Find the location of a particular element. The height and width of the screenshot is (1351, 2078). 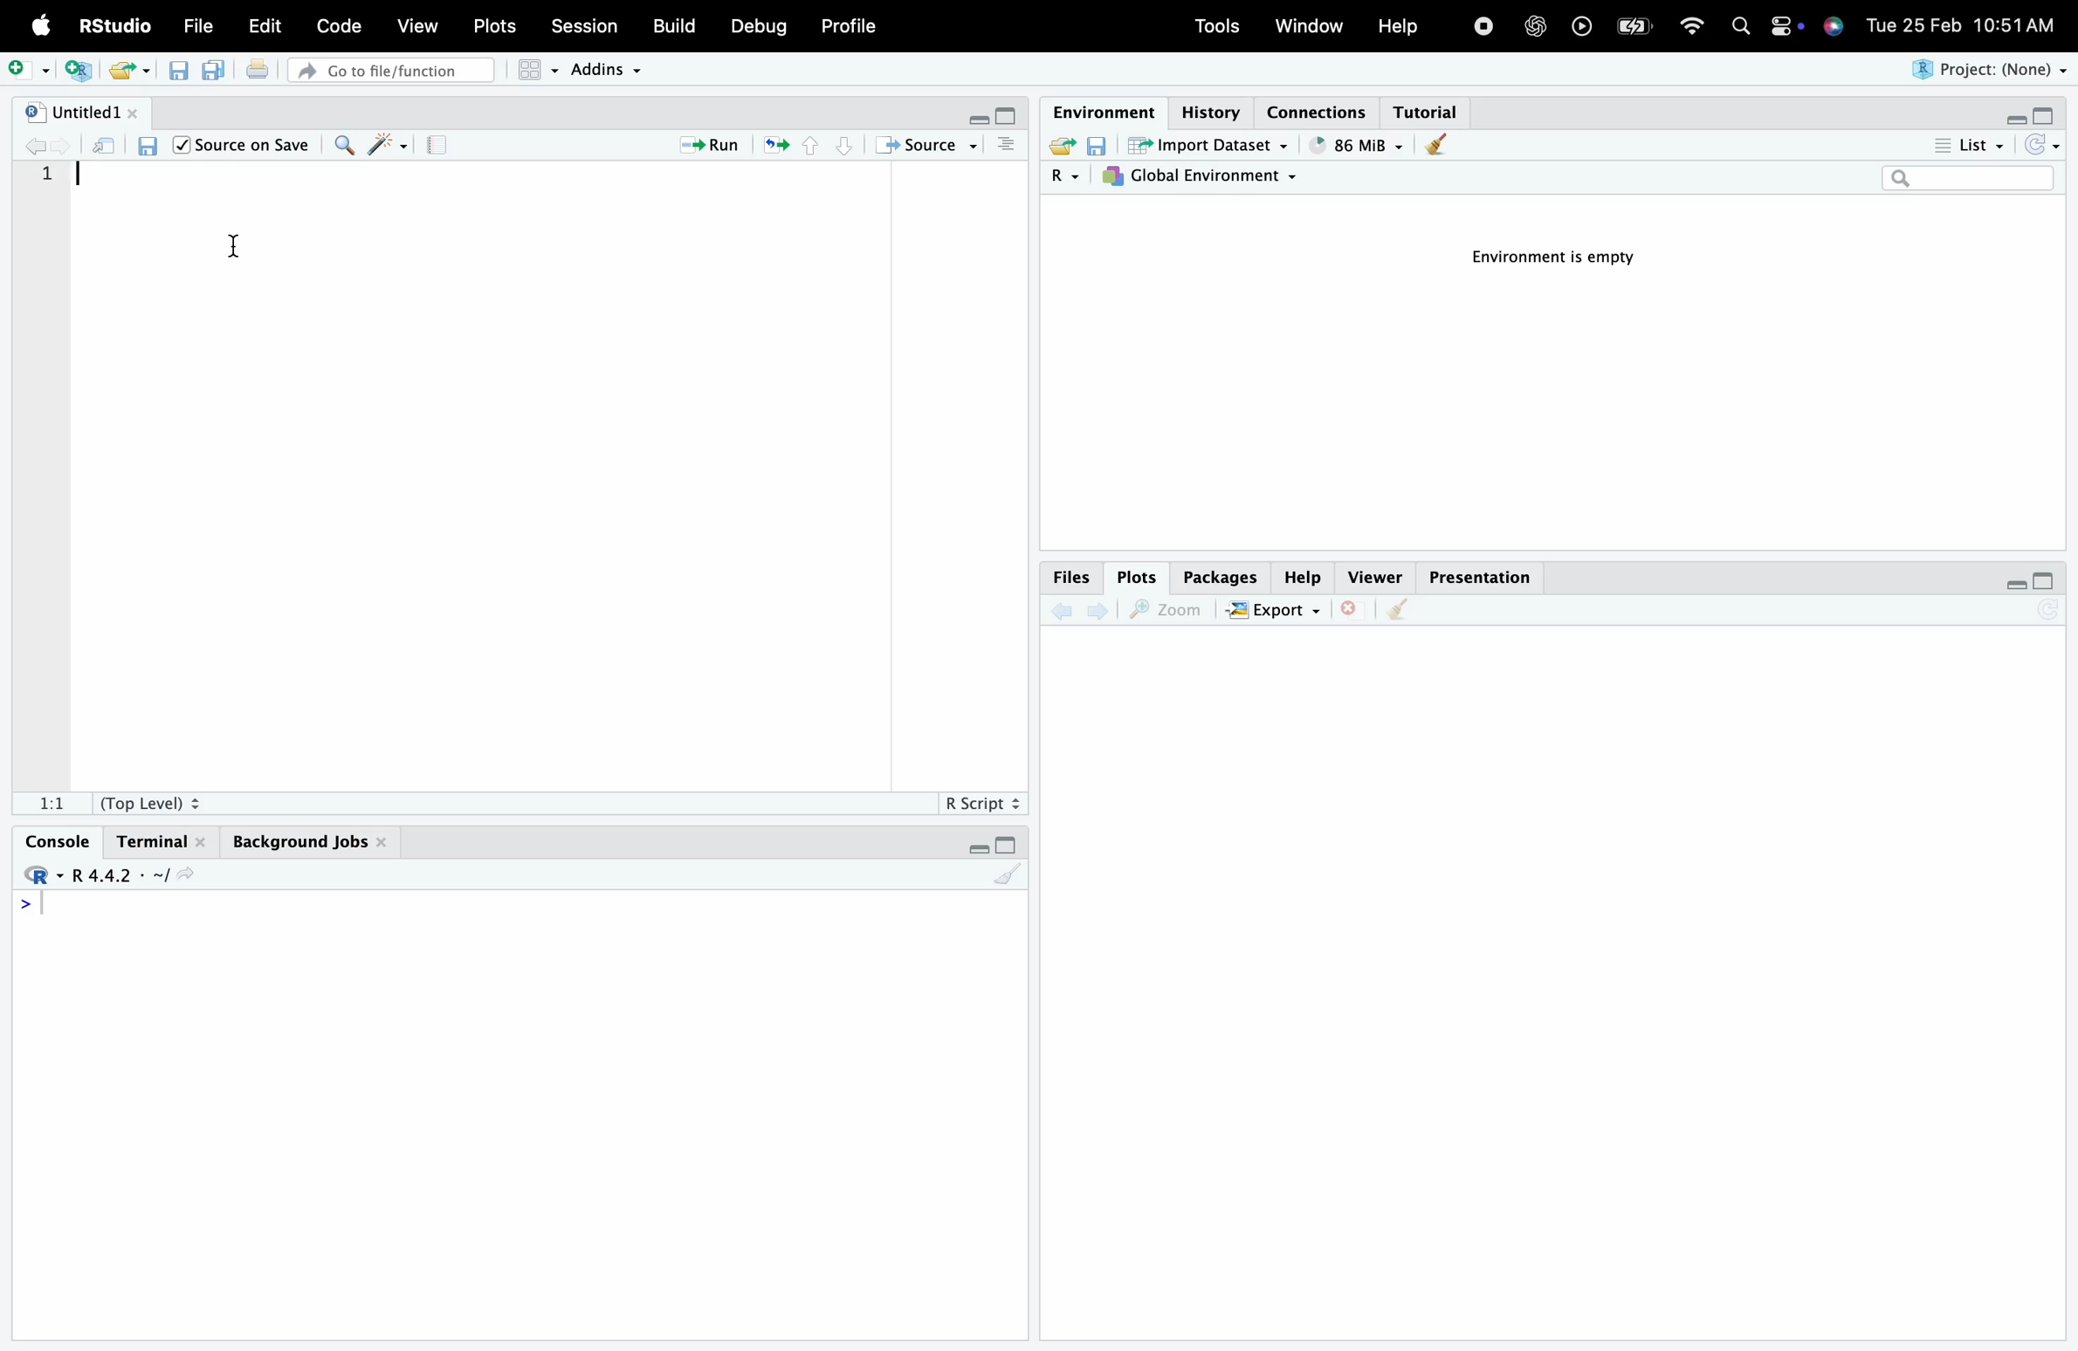

Environment is located at coordinates (1099, 109).